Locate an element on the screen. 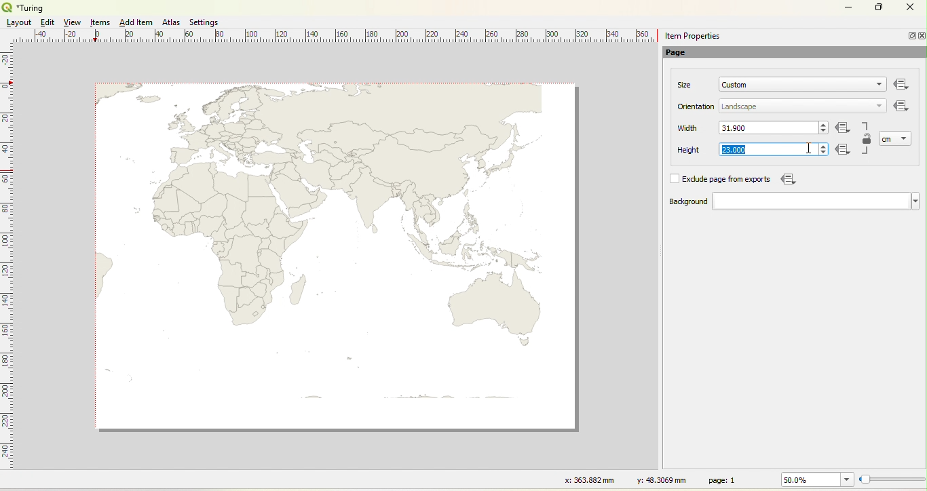  Layout is located at coordinates (19, 22).